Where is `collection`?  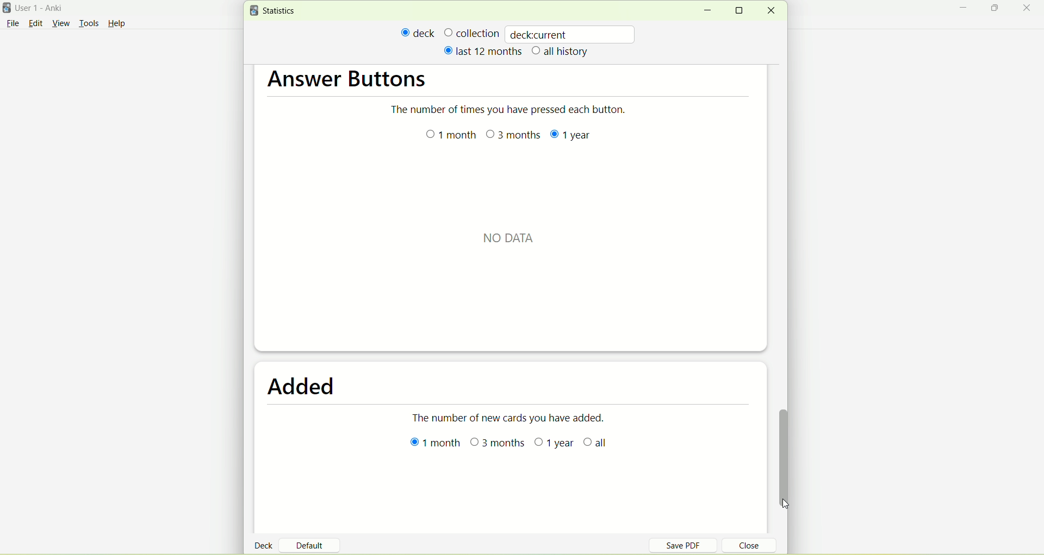 collection is located at coordinates (471, 33).